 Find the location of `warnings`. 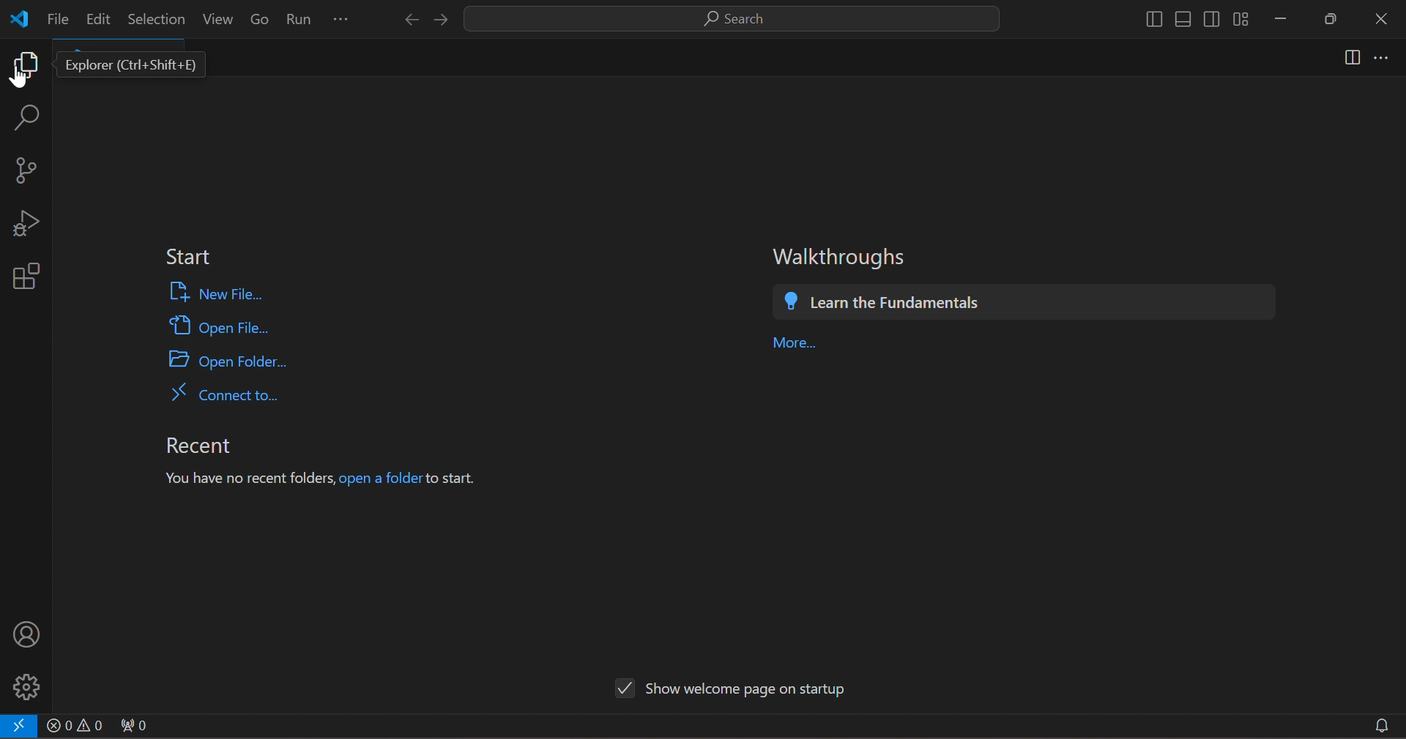

warnings is located at coordinates (76, 725).